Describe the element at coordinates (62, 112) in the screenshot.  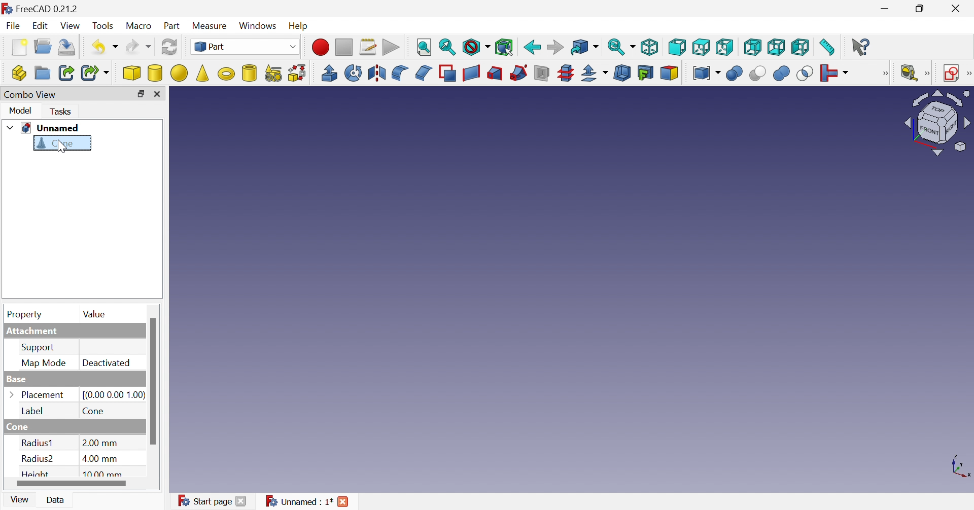
I see `Tasks` at that location.